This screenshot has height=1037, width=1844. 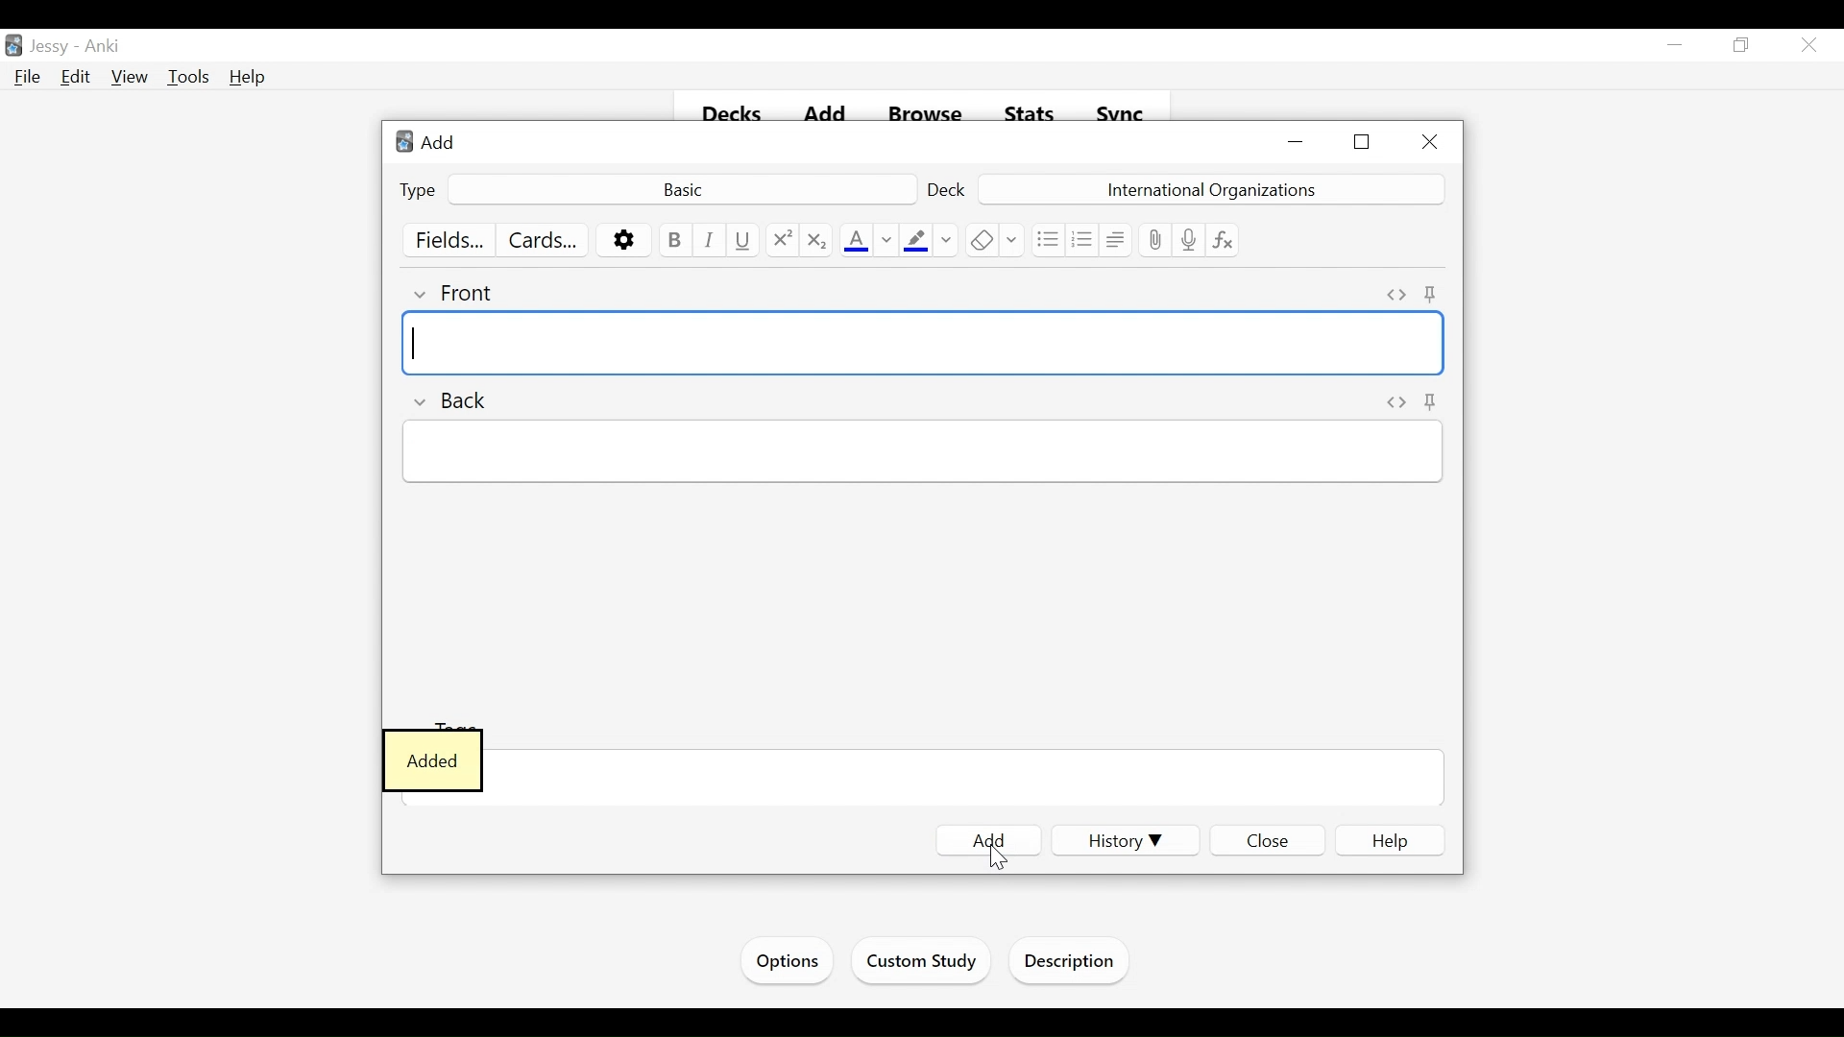 What do you see at coordinates (1434, 294) in the screenshot?
I see `Toggle sticky` at bounding box center [1434, 294].